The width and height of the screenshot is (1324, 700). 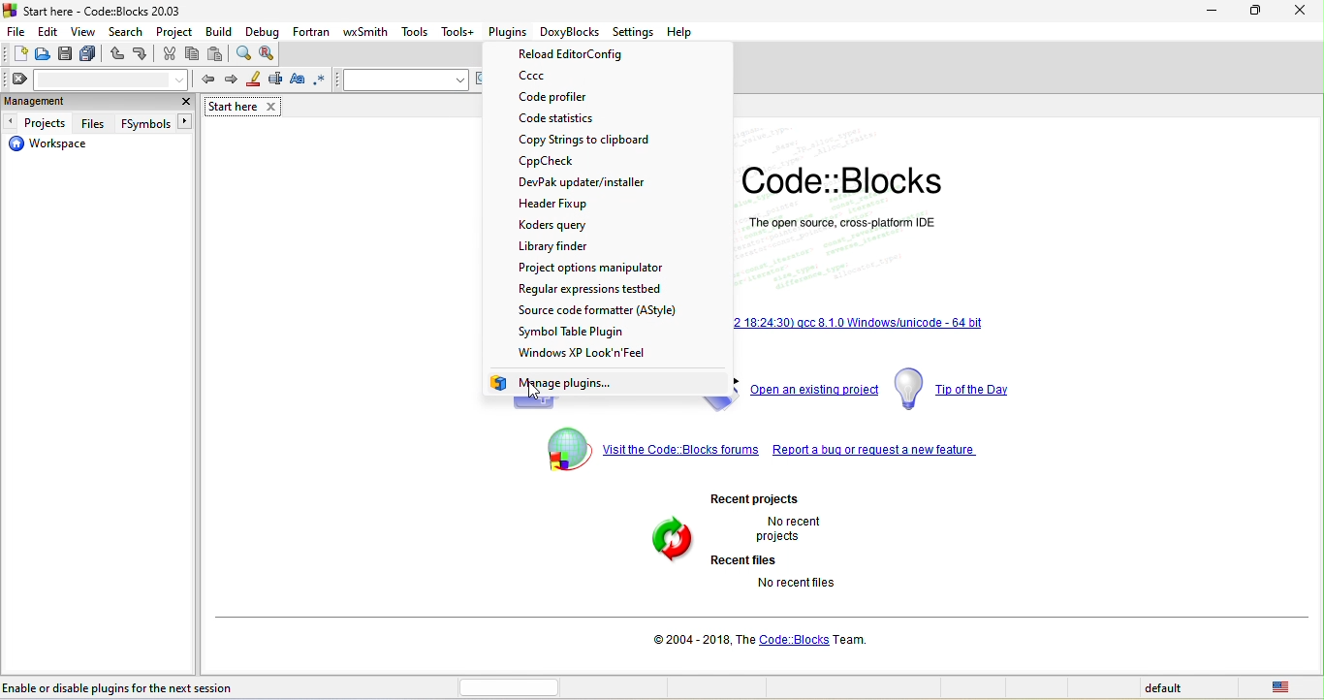 I want to click on close, so click(x=184, y=101).